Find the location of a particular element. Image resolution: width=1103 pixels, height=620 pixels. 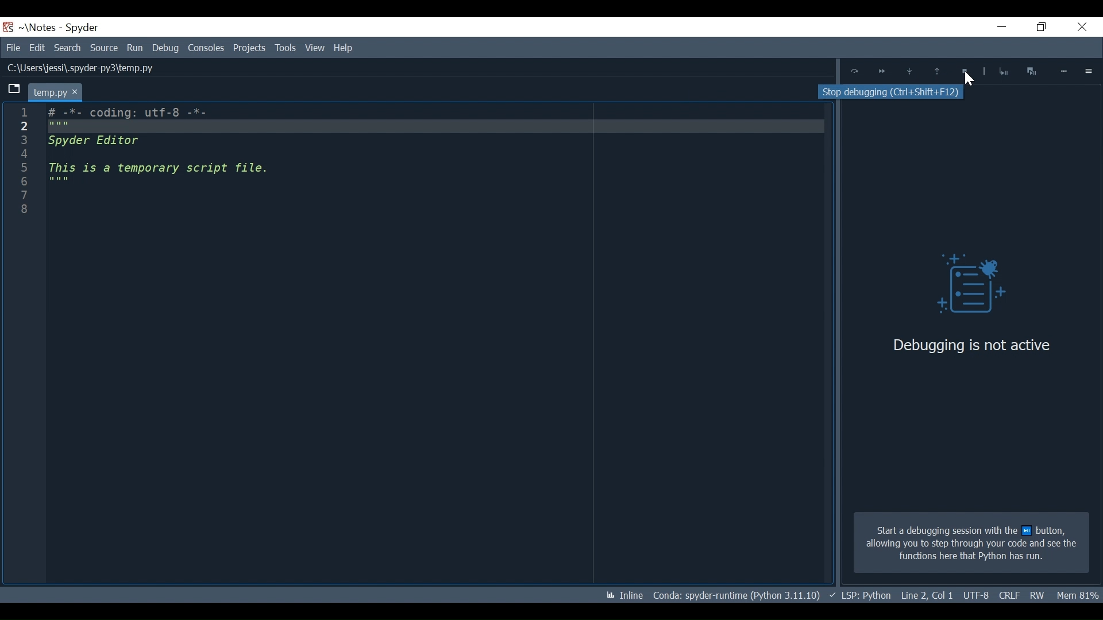

Restore is located at coordinates (1038, 28).